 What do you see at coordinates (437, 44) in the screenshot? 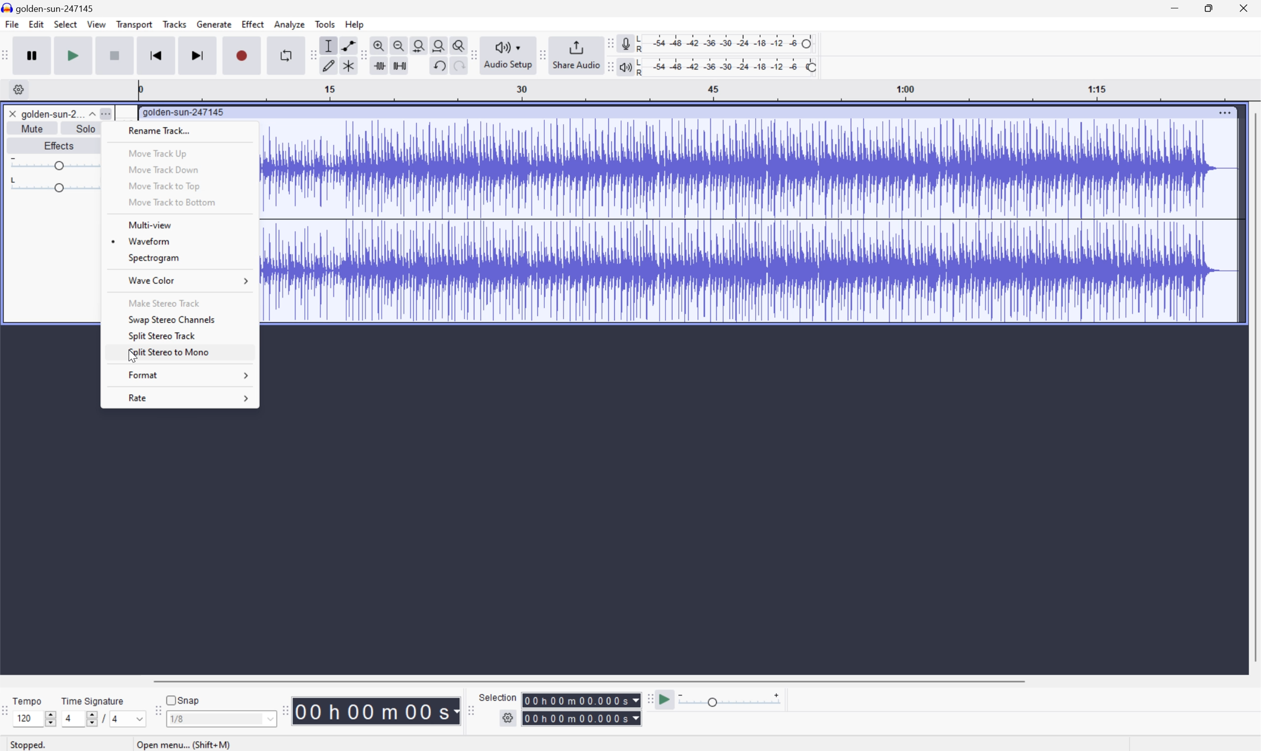
I see `Fit project to width` at bounding box center [437, 44].